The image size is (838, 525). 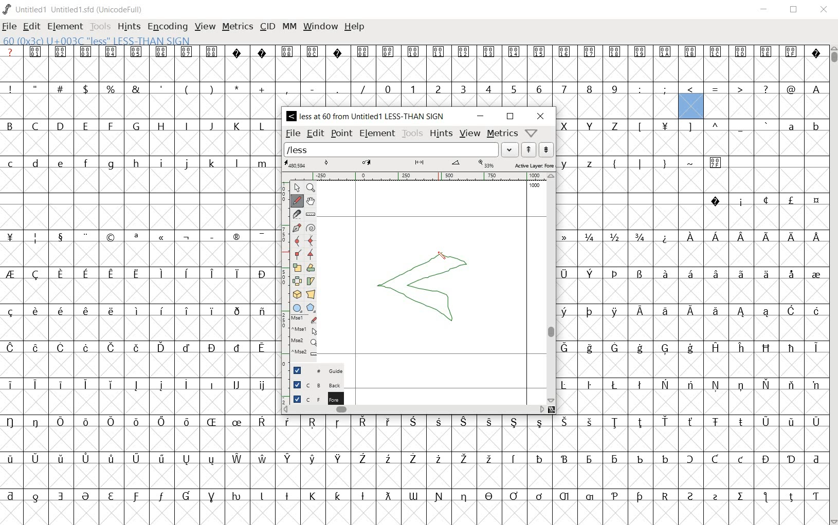 I want to click on mm, so click(x=288, y=27).